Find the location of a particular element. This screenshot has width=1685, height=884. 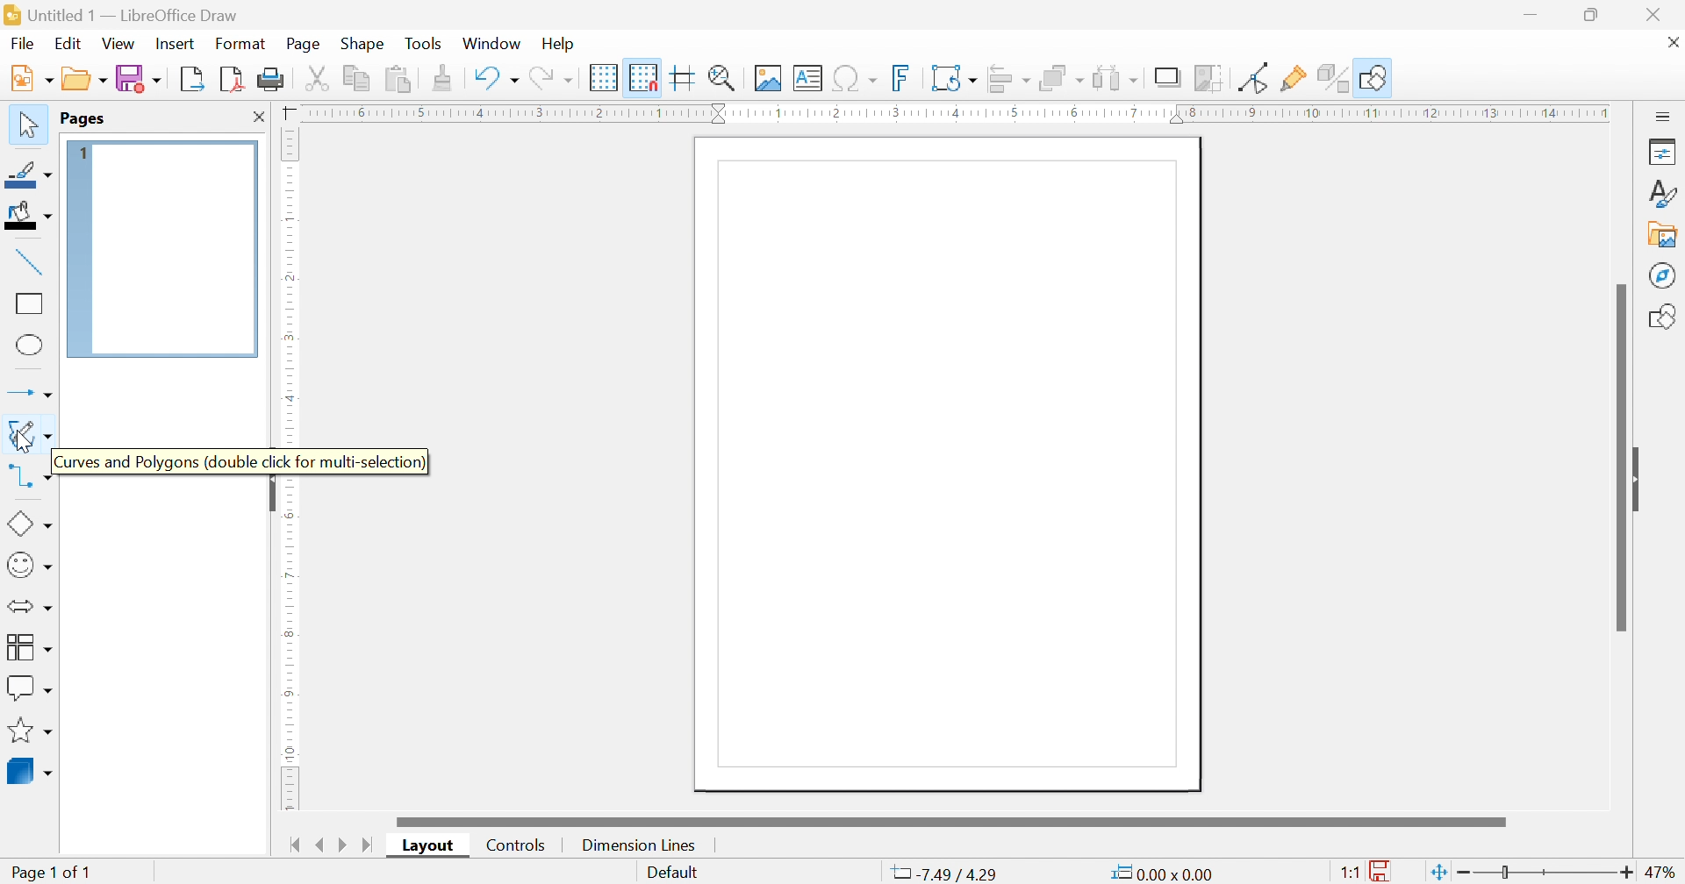

minimize is located at coordinates (1531, 14).